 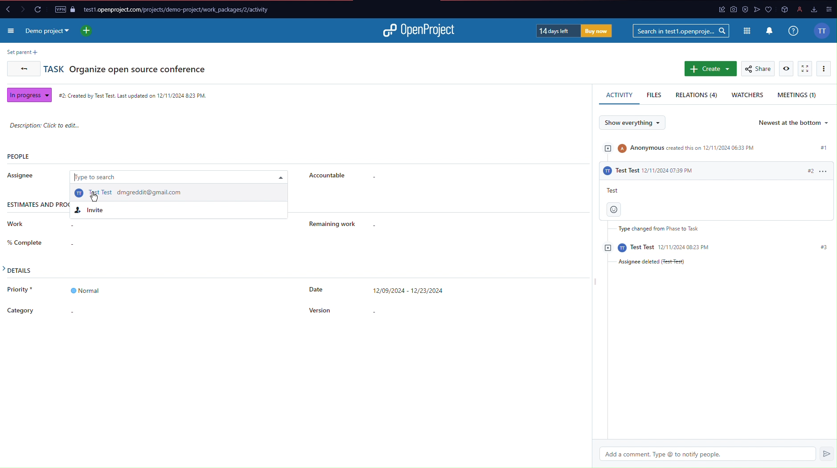 What do you see at coordinates (374, 287) in the screenshot?
I see `Date` at bounding box center [374, 287].